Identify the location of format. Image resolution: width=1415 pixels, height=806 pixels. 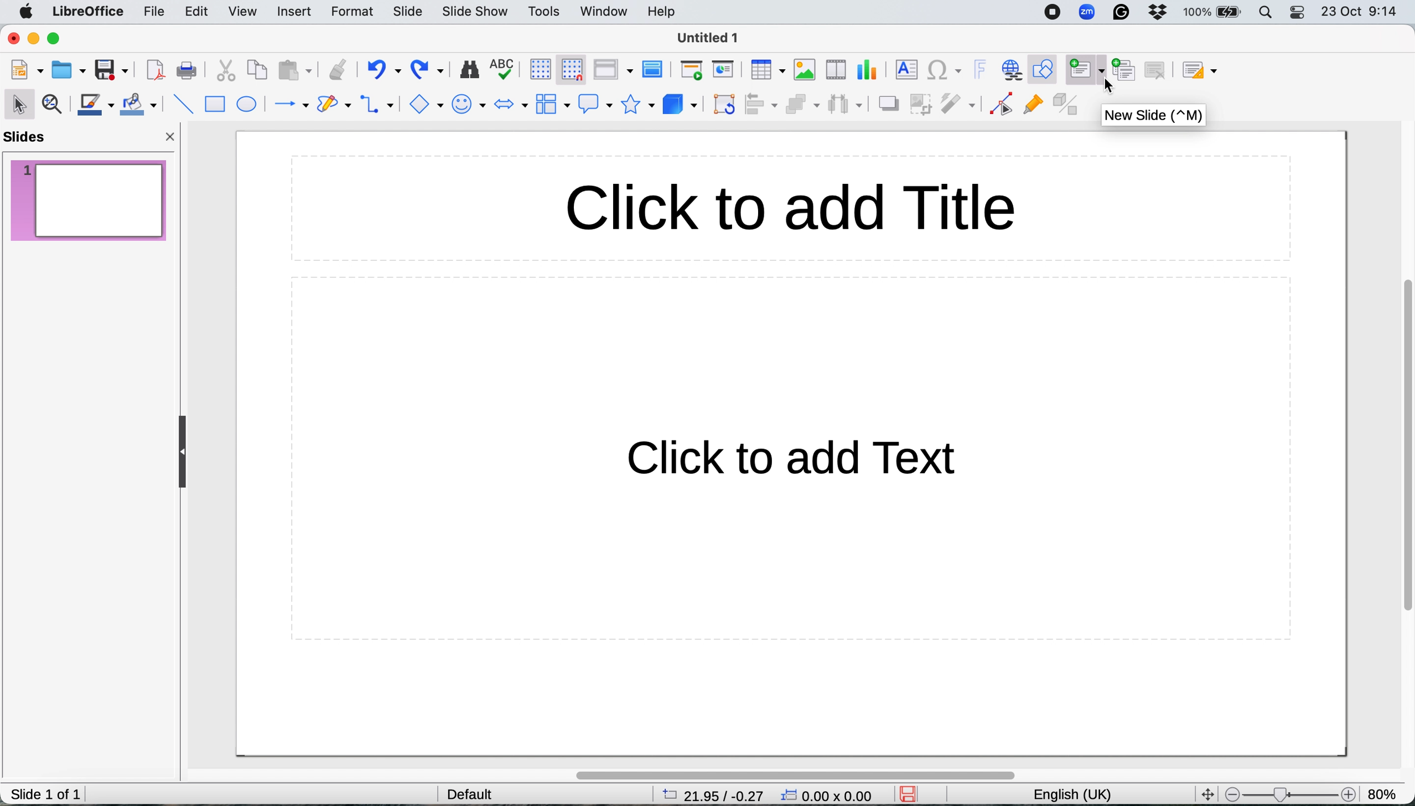
(351, 12).